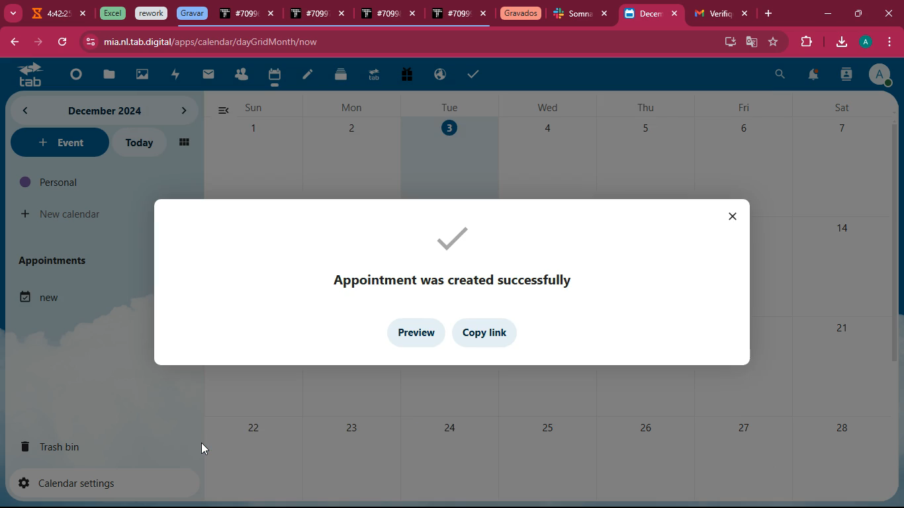 Image resolution: width=904 pixels, height=508 pixels. I want to click on new calendar, so click(62, 214).